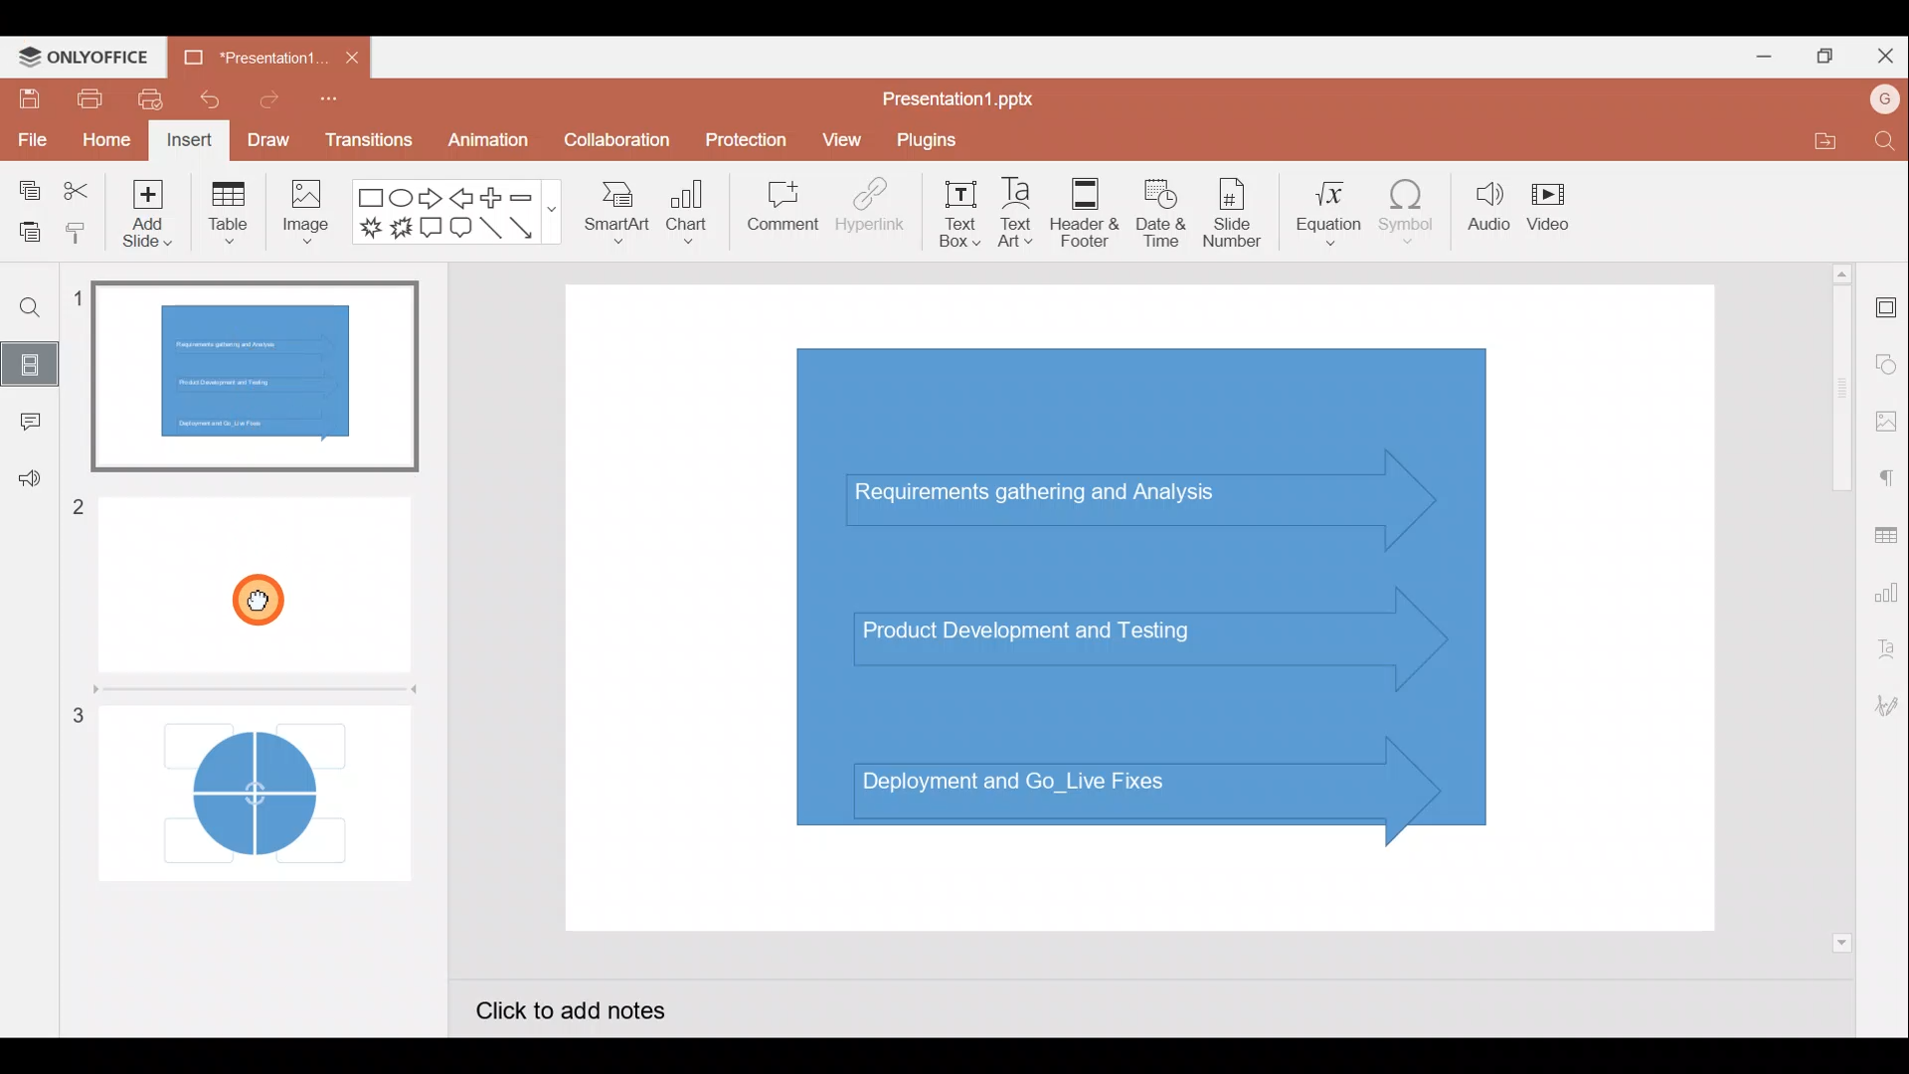 The image size is (1909, 1074). I want to click on Explosion 1, so click(369, 226).